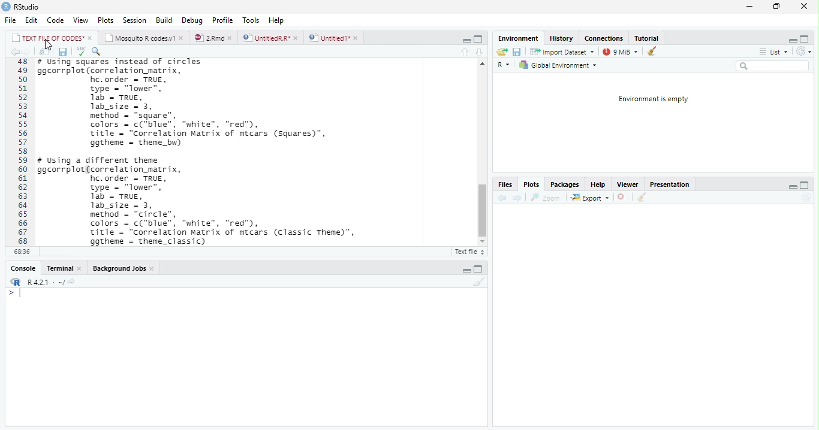  I want to click on go back to the previous source location, so click(17, 53).